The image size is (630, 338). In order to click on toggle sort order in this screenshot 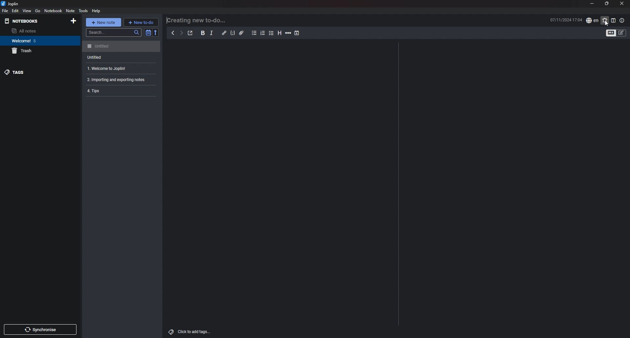, I will do `click(148, 32)`.